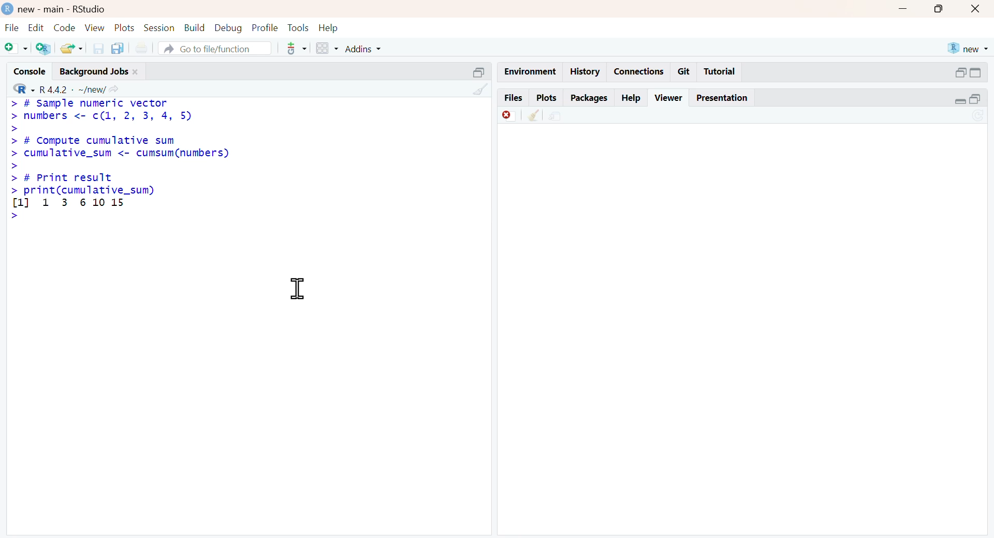 The height and width of the screenshot is (538, 994). Describe the element at coordinates (978, 116) in the screenshot. I see `sync` at that location.